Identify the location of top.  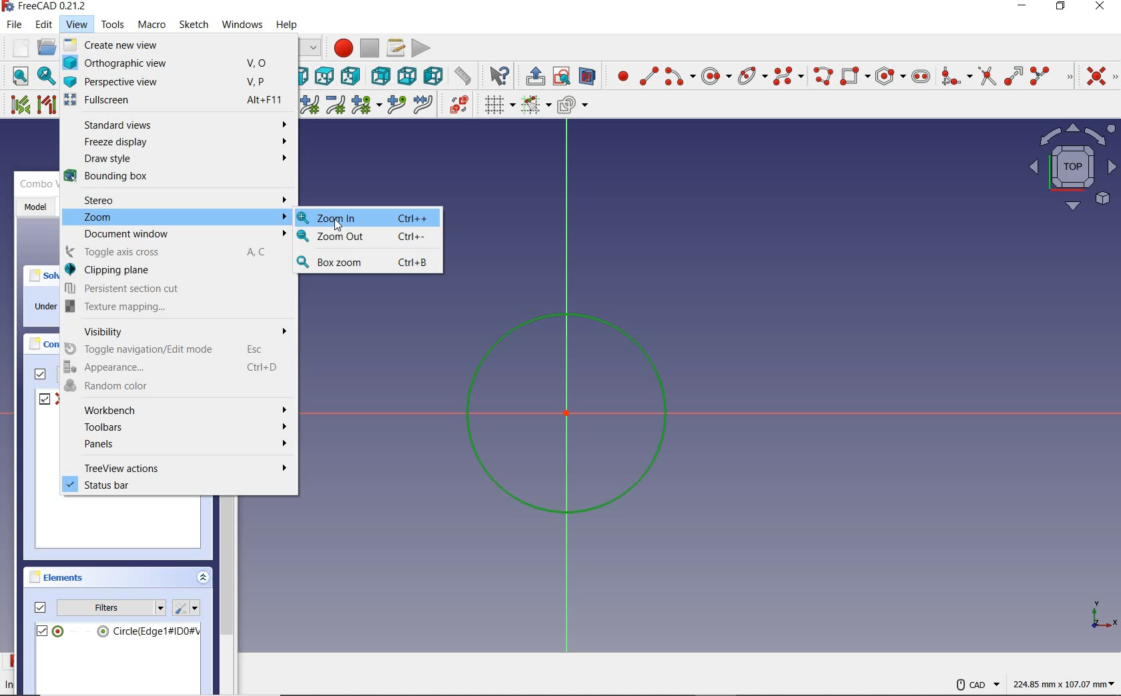
(324, 75).